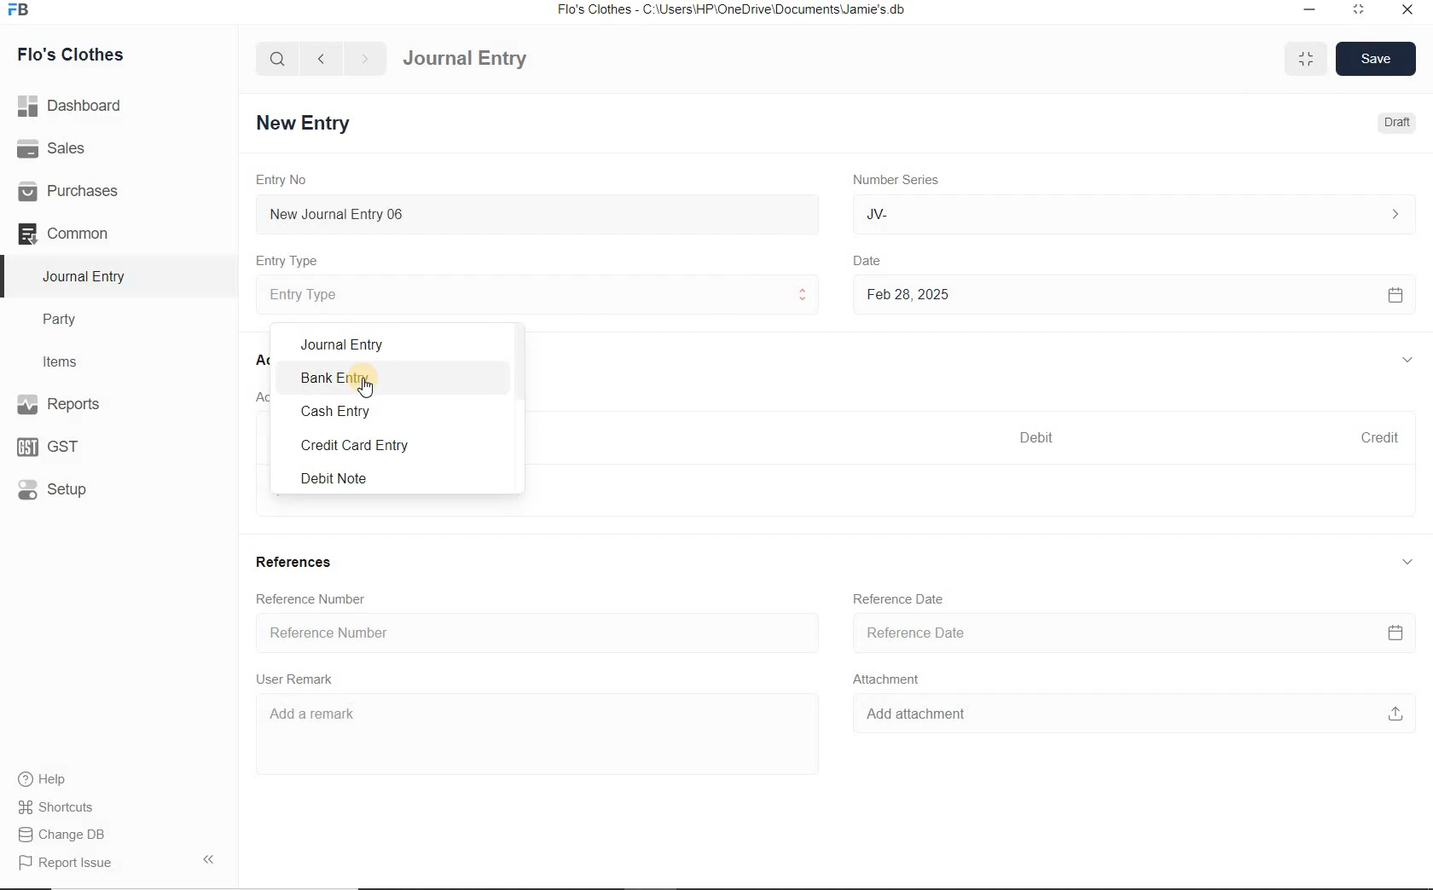 This screenshot has width=1433, height=890. What do you see at coordinates (1134, 294) in the screenshot?
I see `Feb 28, 2025` at bounding box center [1134, 294].